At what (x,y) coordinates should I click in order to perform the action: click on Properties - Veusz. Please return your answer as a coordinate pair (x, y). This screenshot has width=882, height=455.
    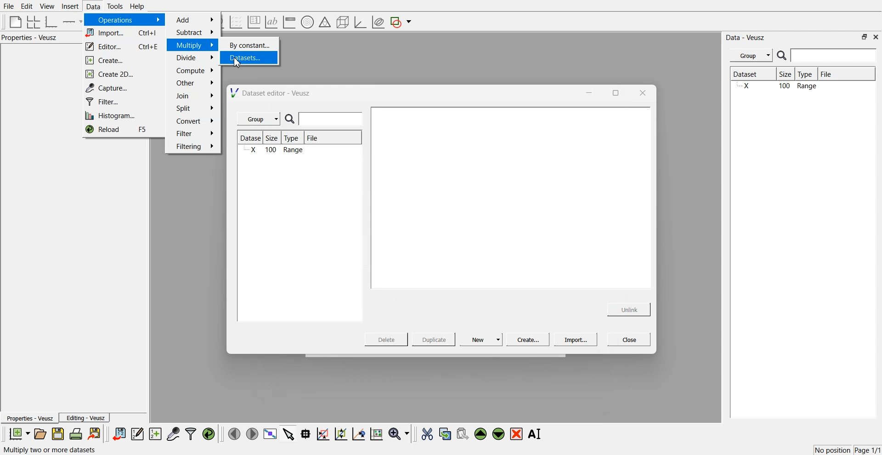
    Looking at the image, I should click on (29, 419).